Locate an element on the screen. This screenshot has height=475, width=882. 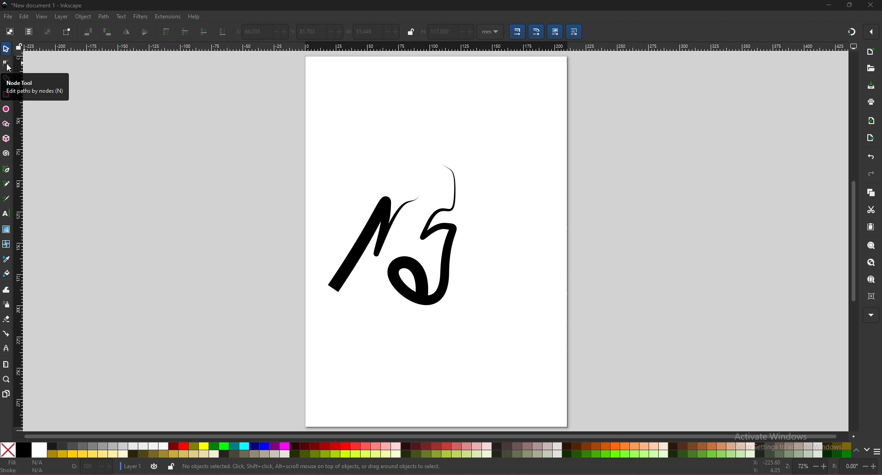
new is located at coordinates (871, 52).